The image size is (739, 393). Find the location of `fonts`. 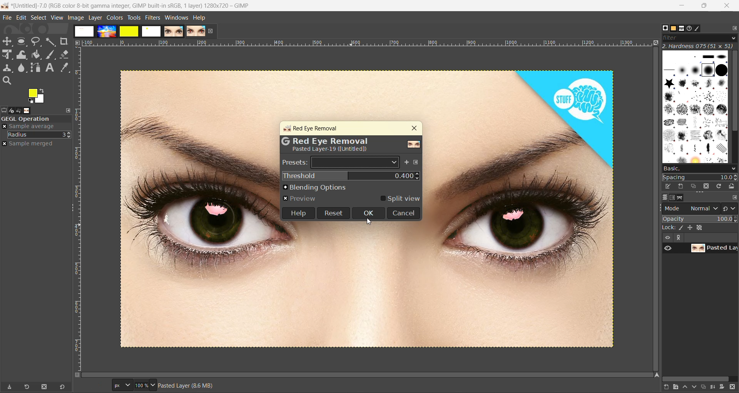

fonts is located at coordinates (680, 28).